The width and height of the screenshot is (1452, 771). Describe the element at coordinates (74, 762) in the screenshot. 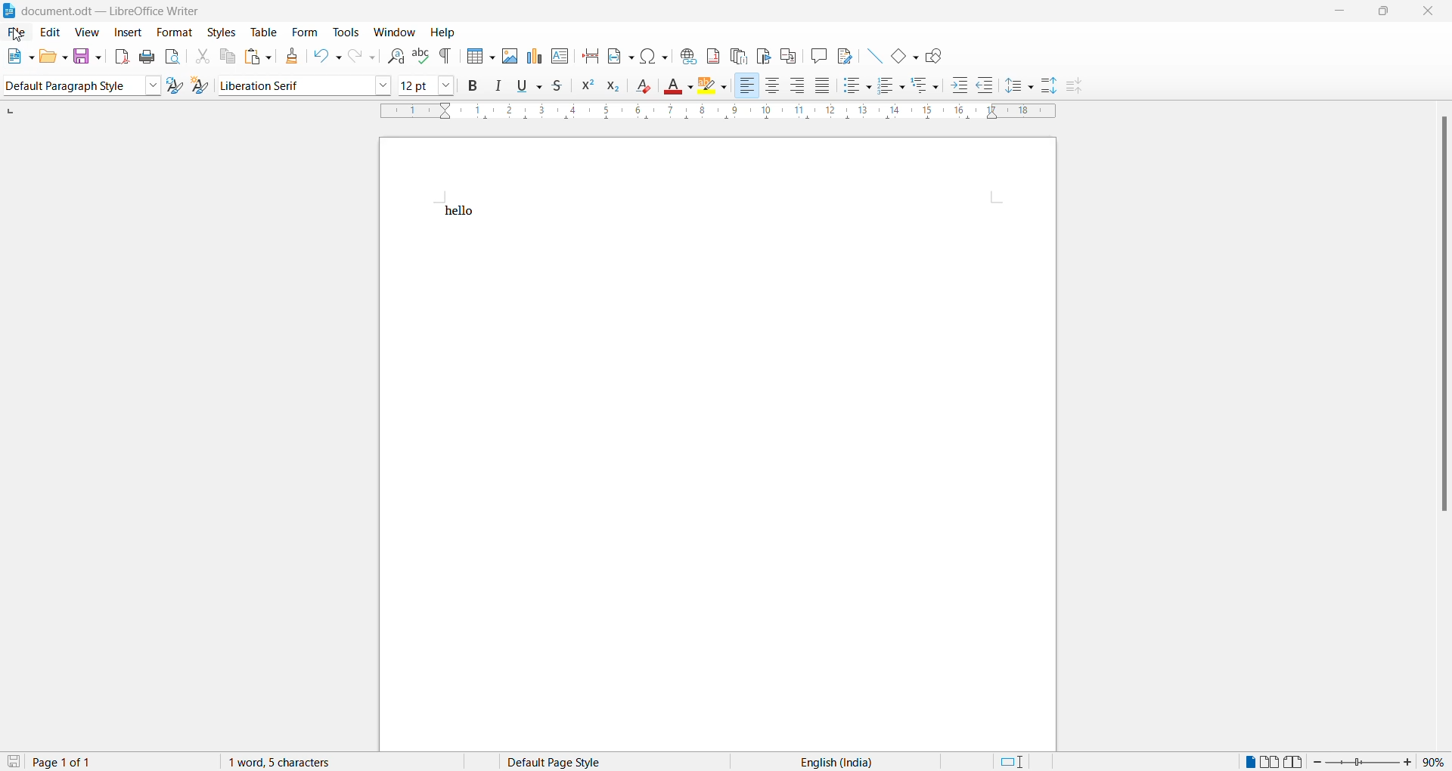

I see `page 1 of 1` at that location.